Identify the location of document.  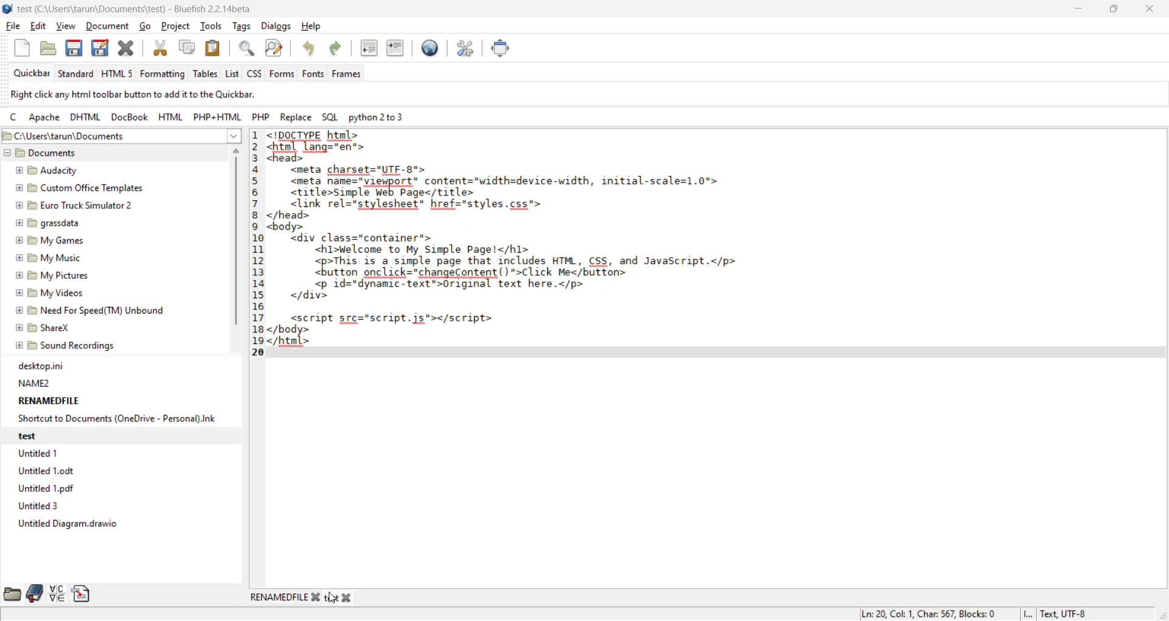
(110, 26).